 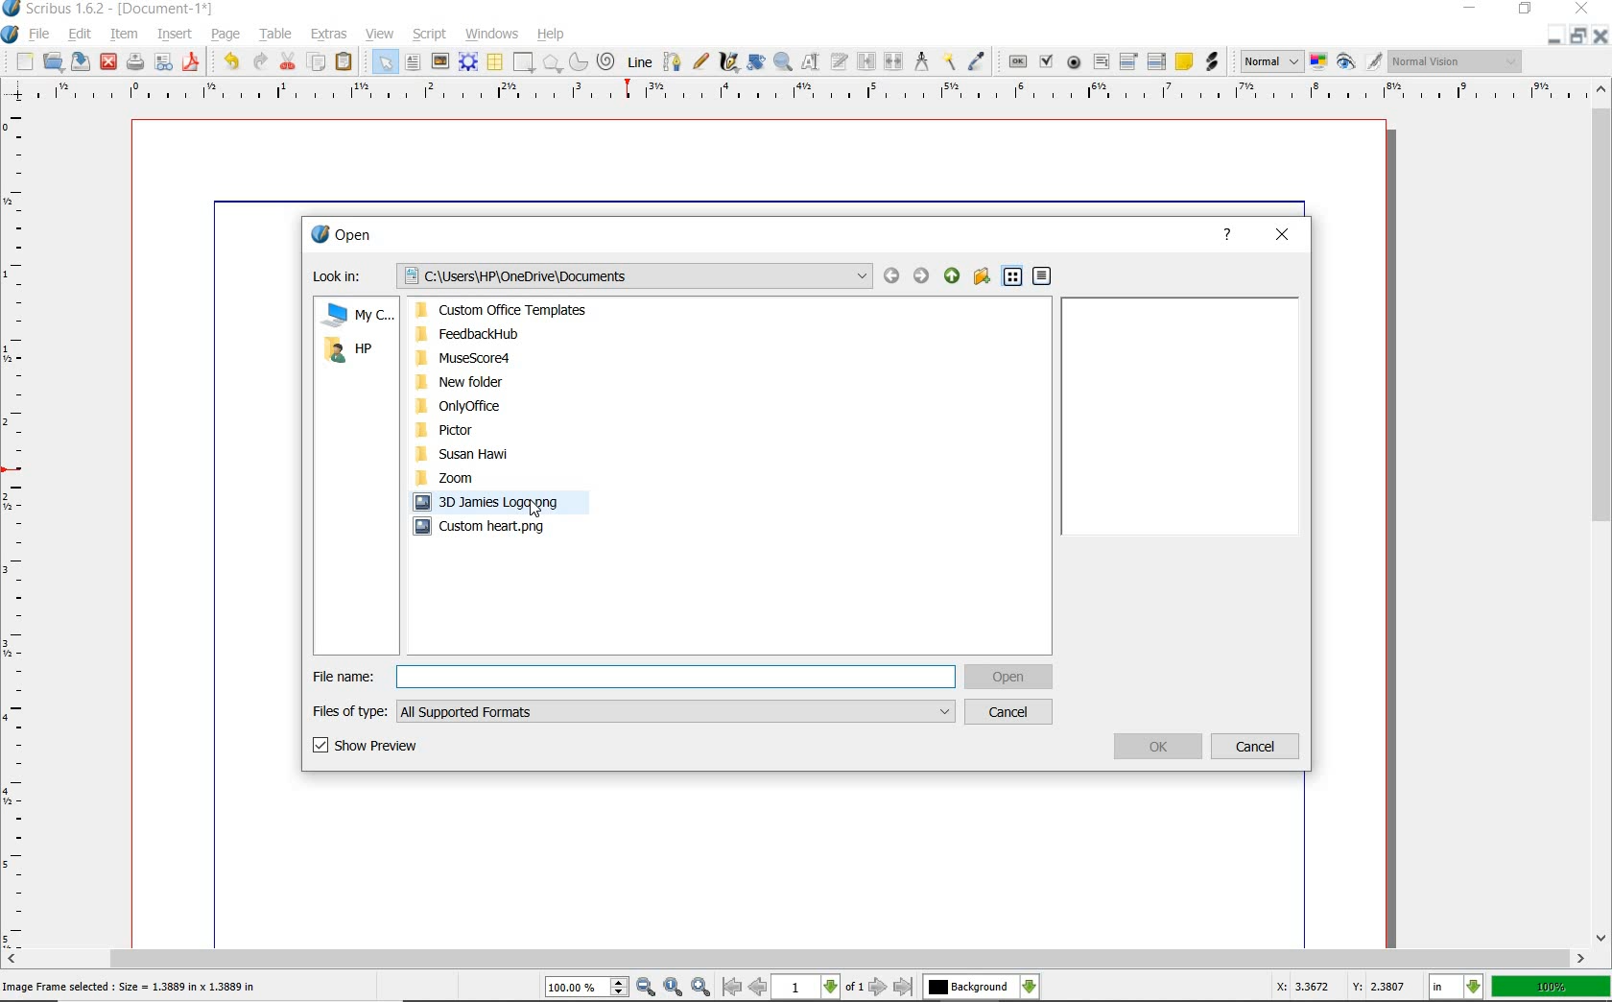 I want to click on New folder, so click(x=509, y=381).